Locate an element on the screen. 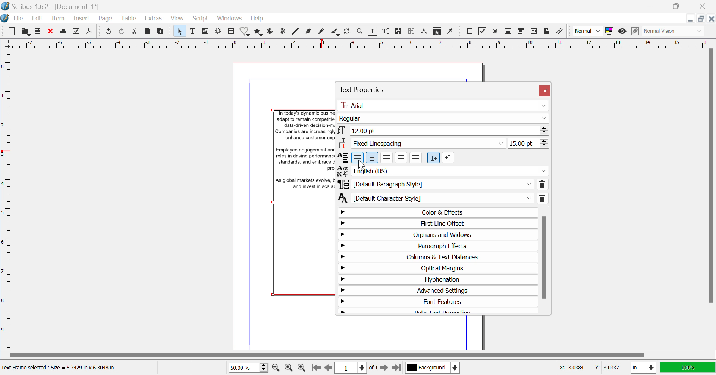 This screenshot has width=716, height=375. Edit Text with Story Editor is located at coordinates (387, 31).